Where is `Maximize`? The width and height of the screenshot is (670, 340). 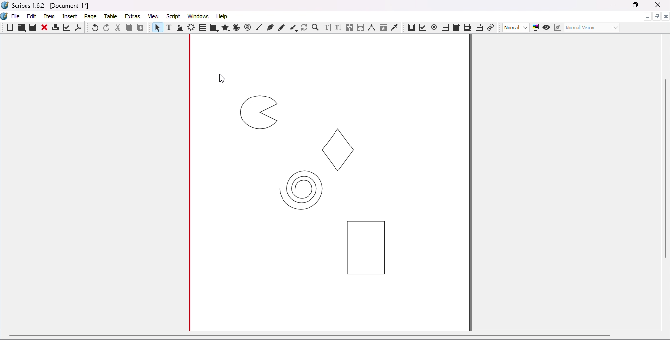 Maximize is located at coordinates (656, 16).